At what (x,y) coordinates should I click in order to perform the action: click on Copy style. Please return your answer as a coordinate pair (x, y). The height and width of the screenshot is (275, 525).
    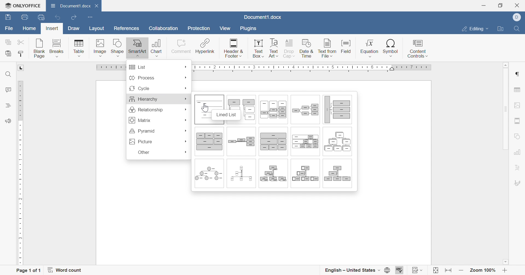
    Looking at the image, I should click on (22, 54).